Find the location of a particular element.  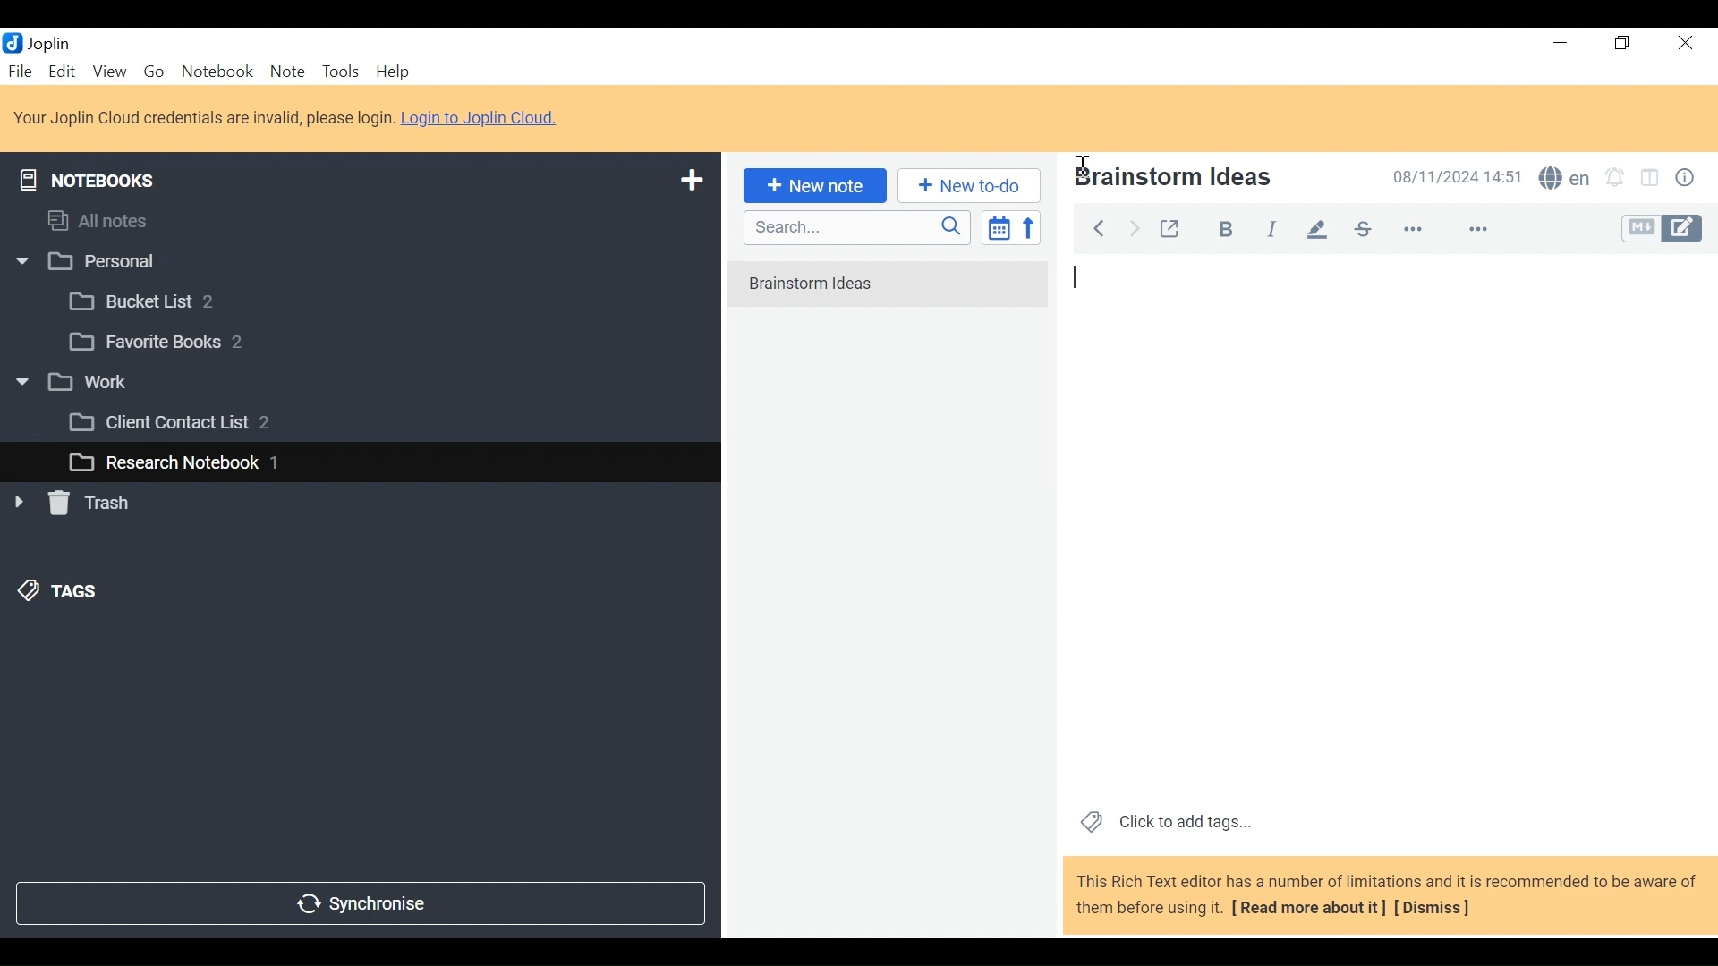

View is located at coordinates (109, 71).